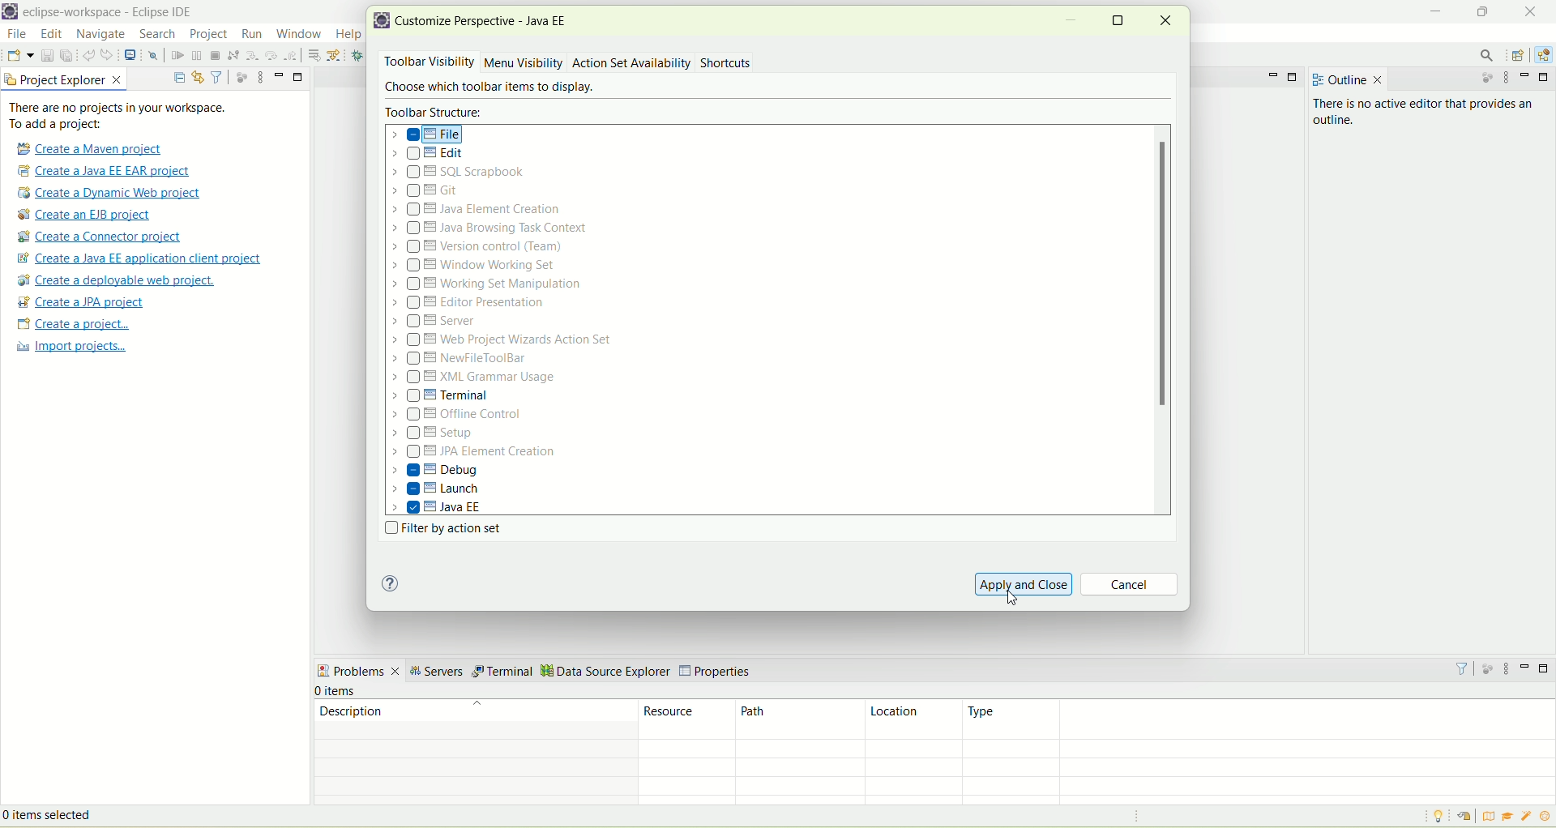 The height and width of the screenshot is (828, 1556). Describe the element at coordinates (300, 44) in the screenshot. I see `cursor` at that location.